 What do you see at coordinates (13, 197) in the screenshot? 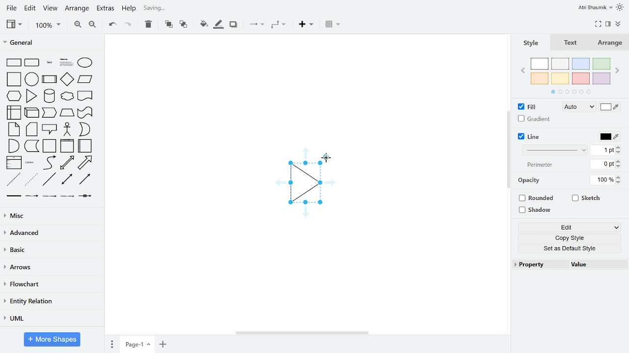
I see `link` at bounding box center [13, 197].